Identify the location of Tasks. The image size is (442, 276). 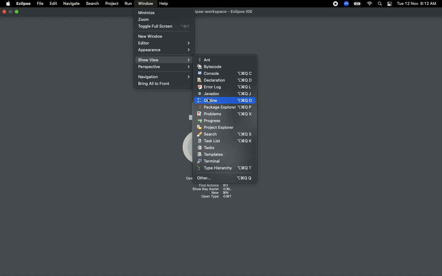
(206, 148).